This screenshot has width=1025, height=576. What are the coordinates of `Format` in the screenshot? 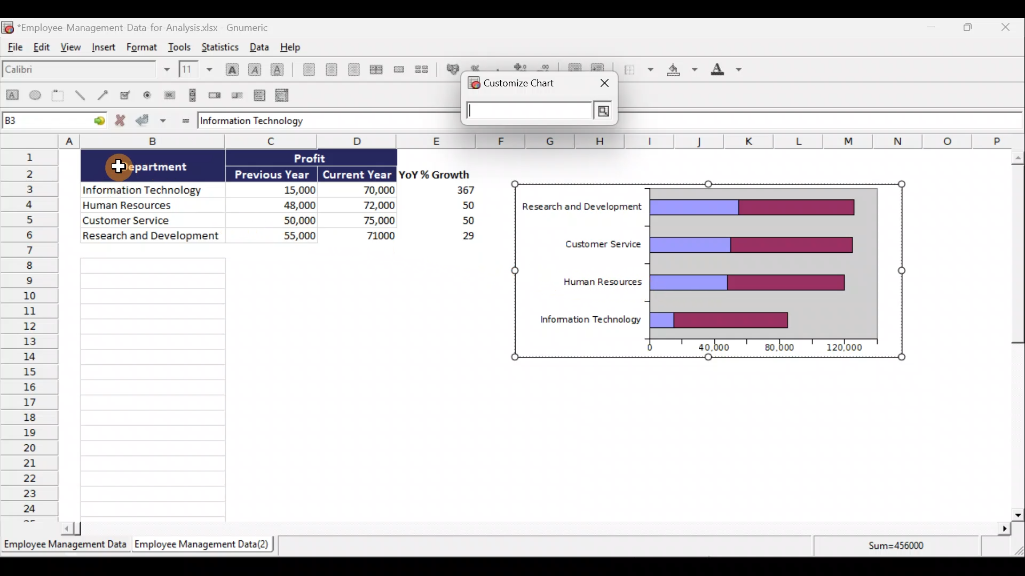 It's located at (140, 48).